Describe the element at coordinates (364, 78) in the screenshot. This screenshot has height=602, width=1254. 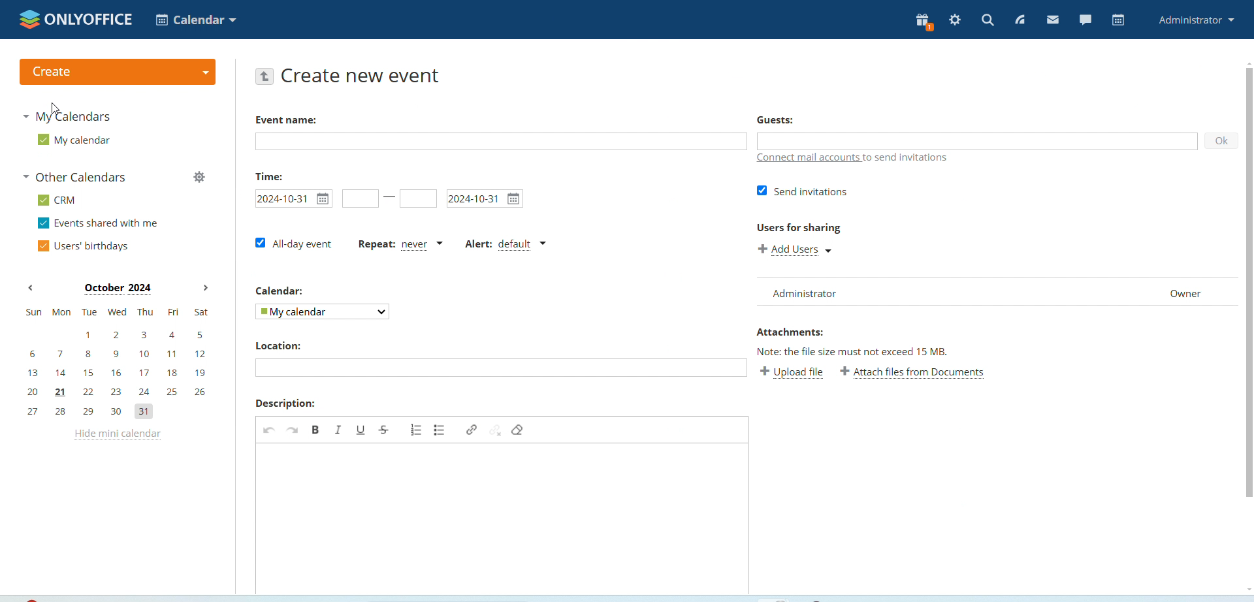
I see `create new event` at that location.